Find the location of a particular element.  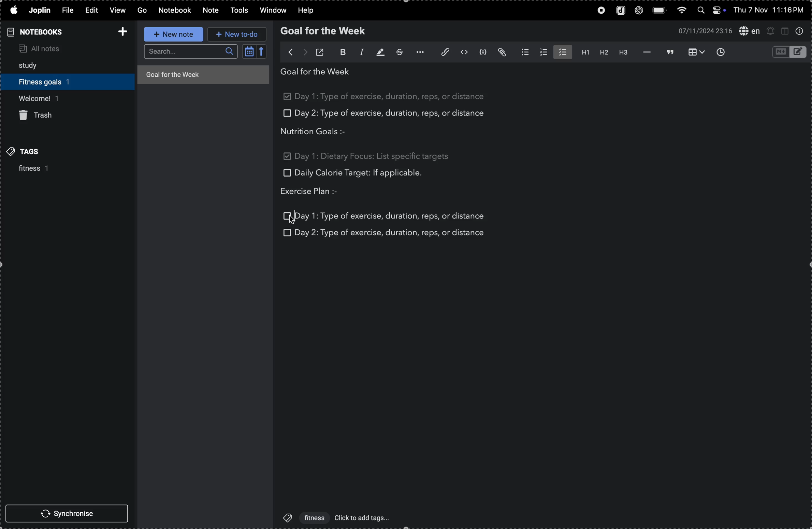

exercise plan :- is located at coordinates (316, 192).